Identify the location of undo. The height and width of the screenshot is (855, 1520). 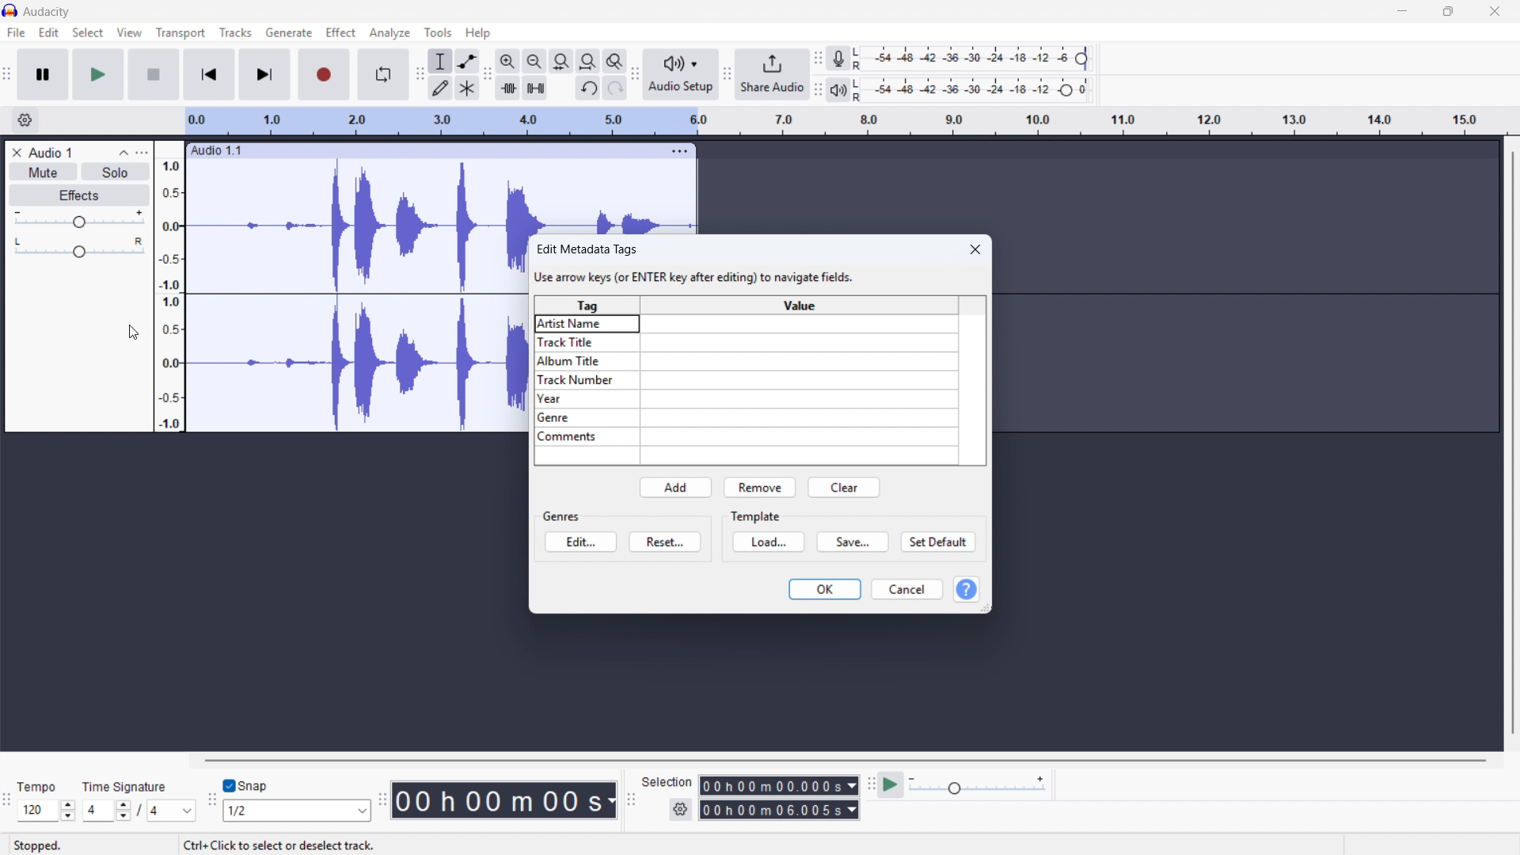
(588, 89).